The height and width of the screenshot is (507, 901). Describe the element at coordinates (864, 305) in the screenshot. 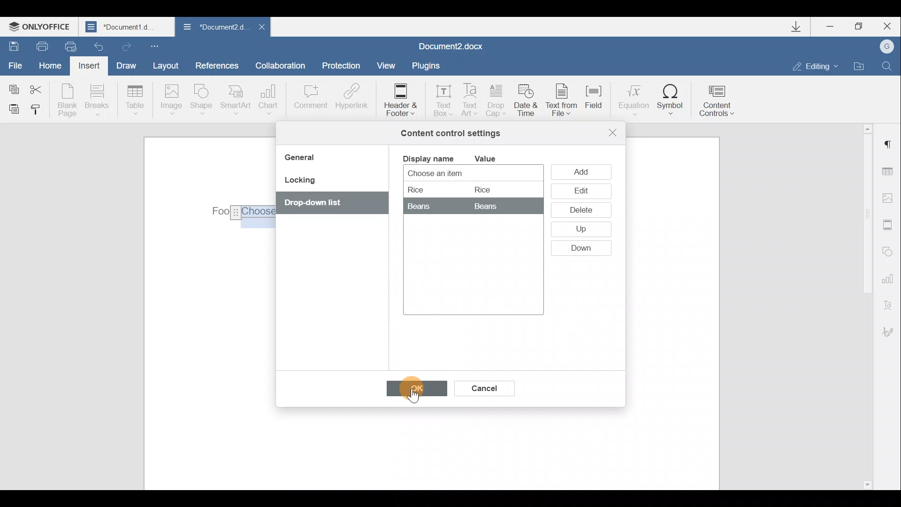

I see `Scroll bar` at that location.